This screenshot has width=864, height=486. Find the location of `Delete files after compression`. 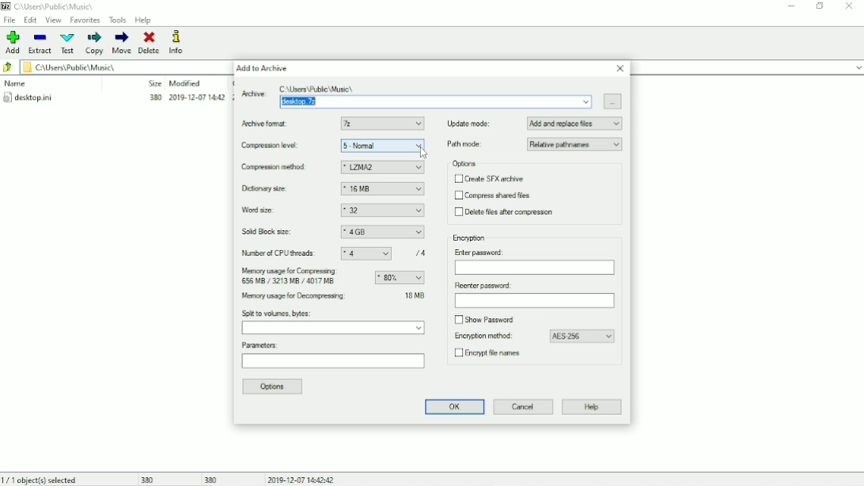

Delete files after compression is located at coordinates (506, 212).